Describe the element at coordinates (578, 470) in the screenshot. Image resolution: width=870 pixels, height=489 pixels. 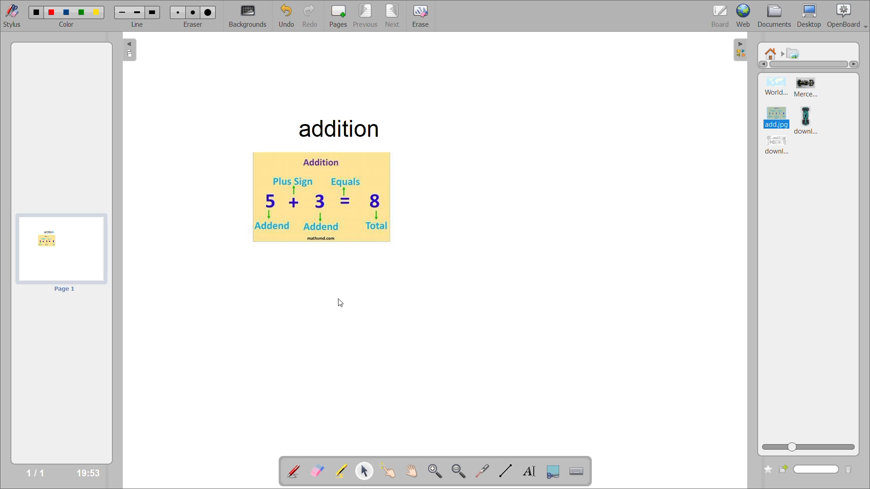
I see `display virtual keyboard` at that location.